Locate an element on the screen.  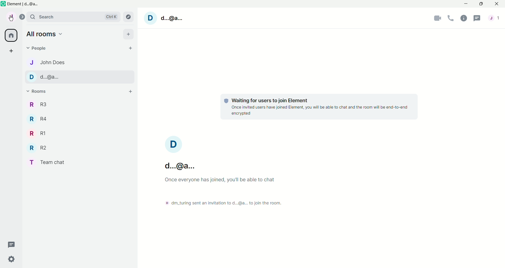
Waiting for users to join Element is located at coordinates (270, 100).